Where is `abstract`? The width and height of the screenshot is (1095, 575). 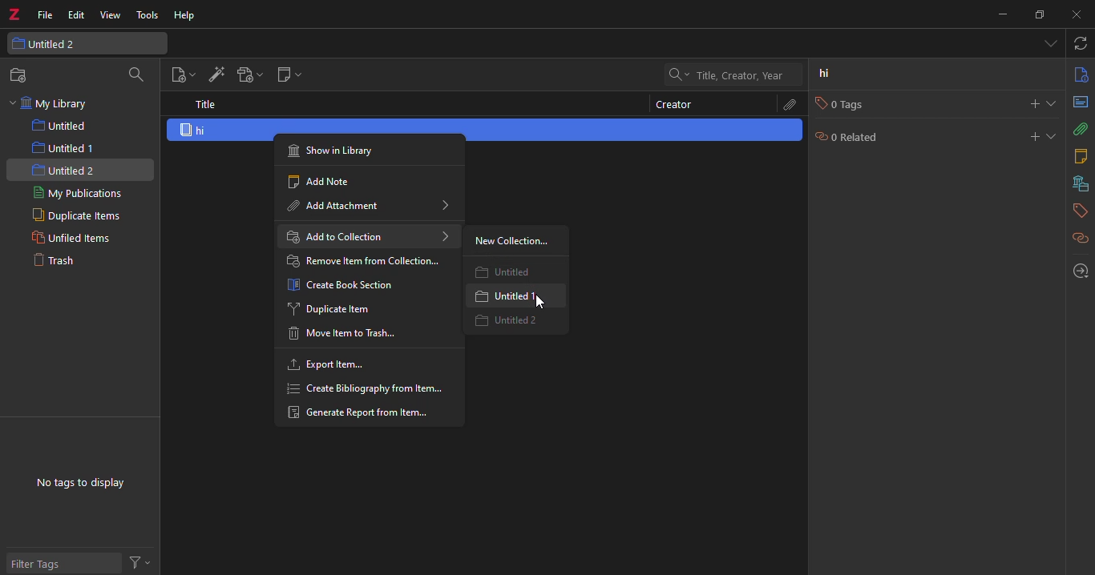
abstract is located at coordinates (1079, 102).